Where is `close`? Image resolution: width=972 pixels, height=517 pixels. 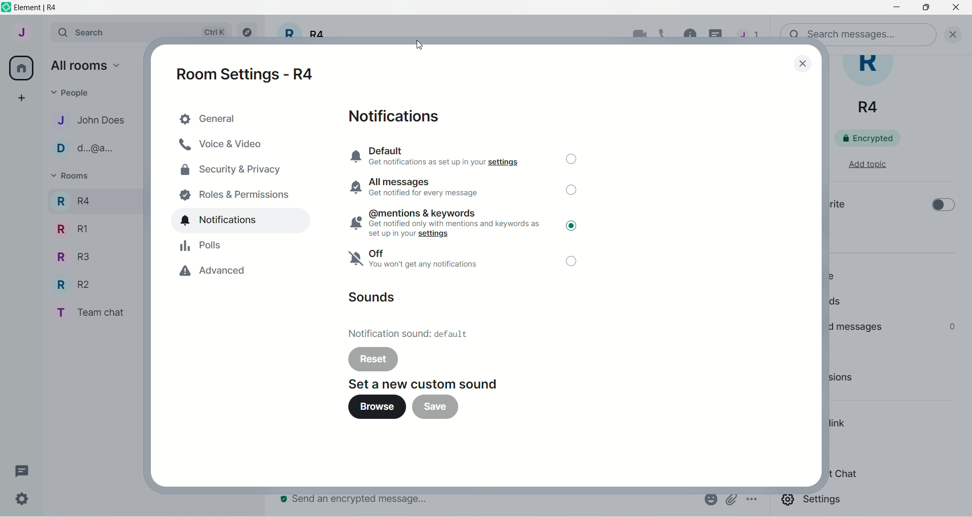
close is located at coordinates (801, 63).